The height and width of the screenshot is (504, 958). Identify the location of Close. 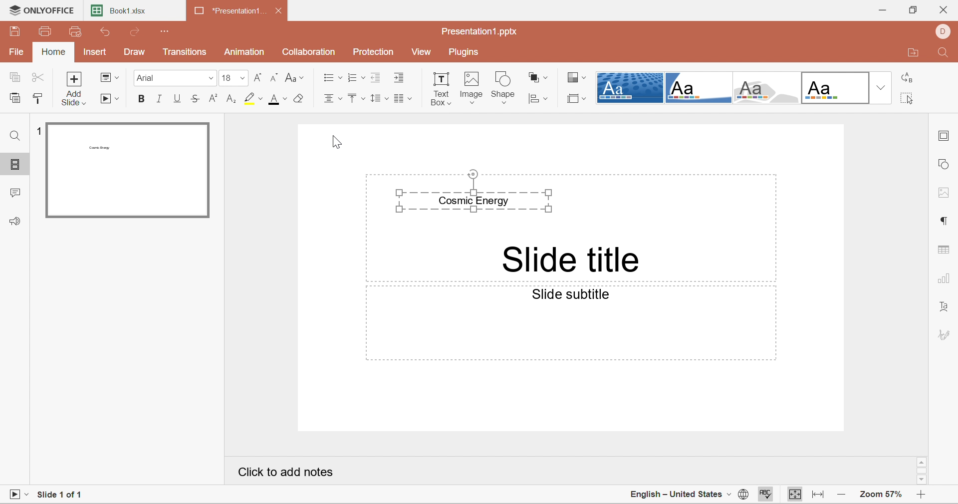
(947, 9).